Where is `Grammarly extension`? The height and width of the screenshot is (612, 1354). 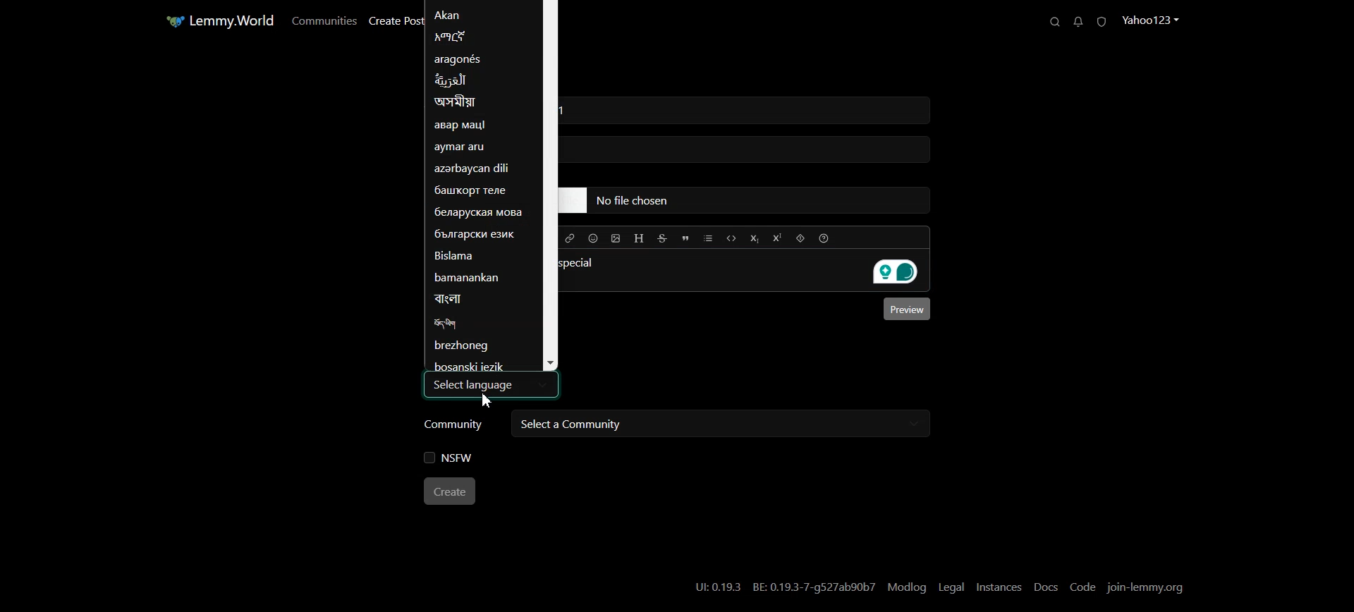 Grammarly extension is located at coordinates (901, 273).